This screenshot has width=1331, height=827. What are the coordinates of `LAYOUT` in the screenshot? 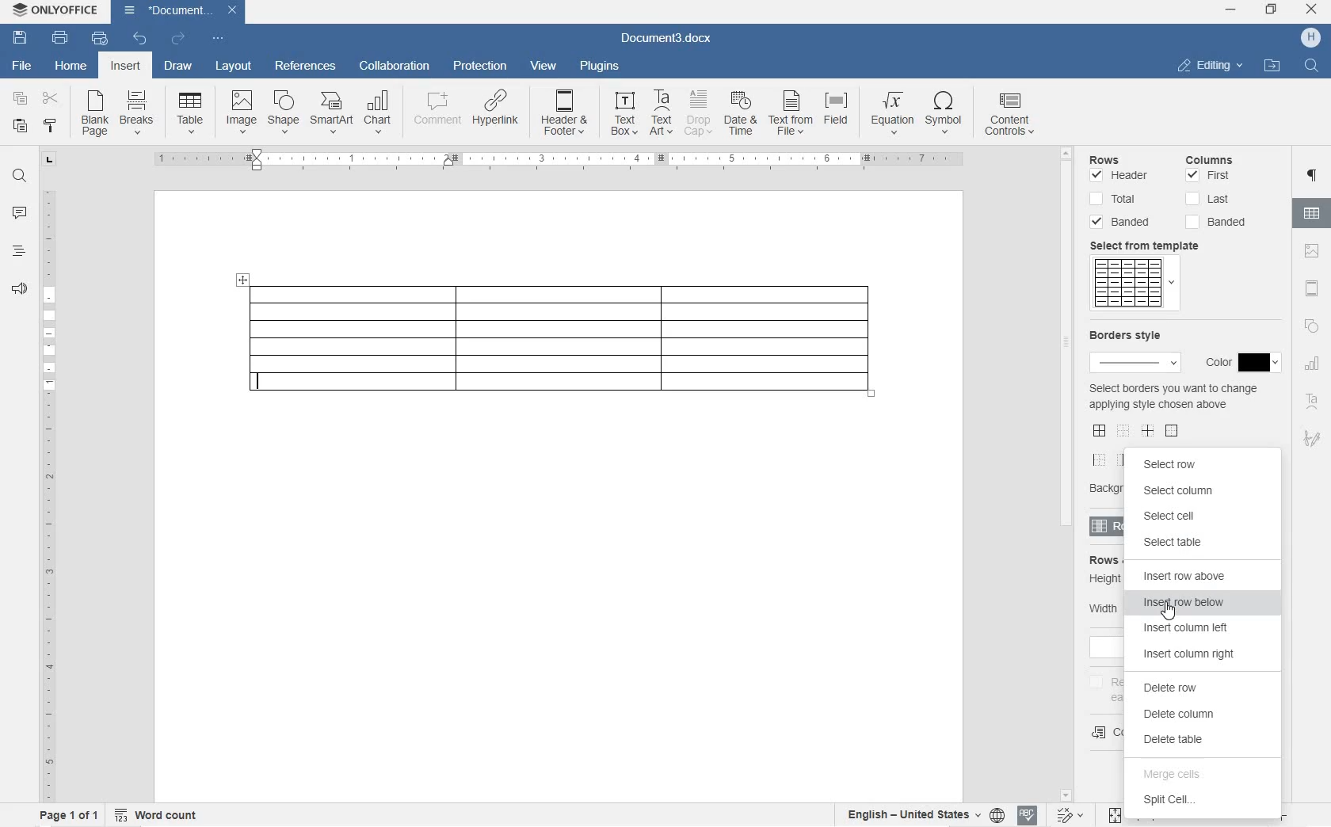 It's located at (235, 67).